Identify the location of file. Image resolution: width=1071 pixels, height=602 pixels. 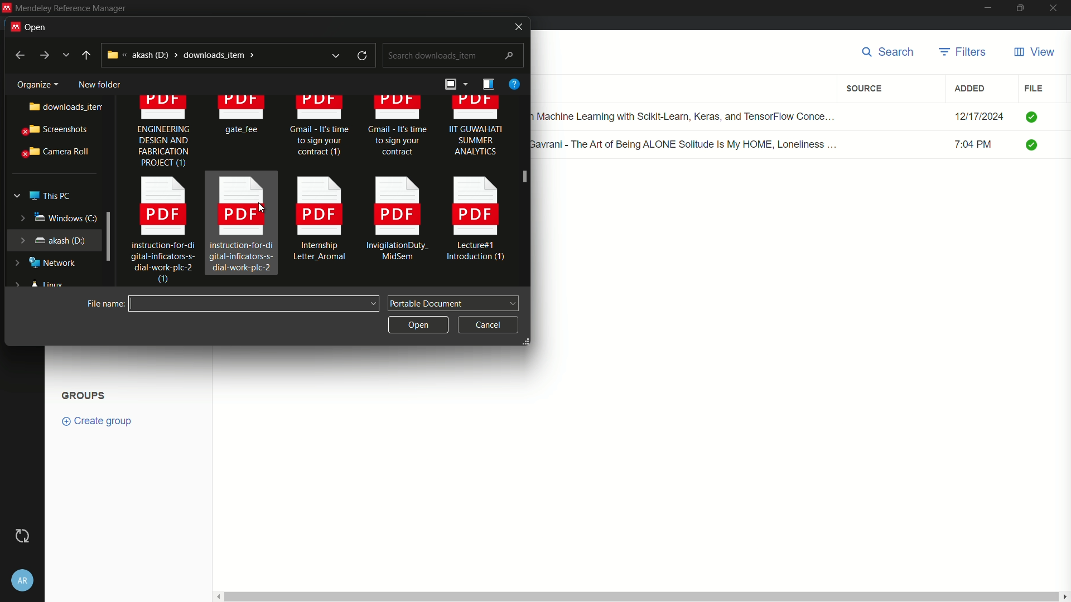
(1034, 88).